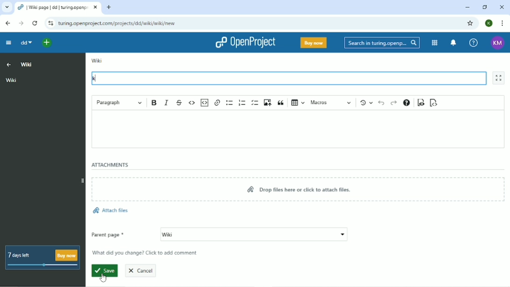  What do you see at coordinates (242, 103) in the screenshot?
I see `Numbered list` at bounding box center [242, 103].